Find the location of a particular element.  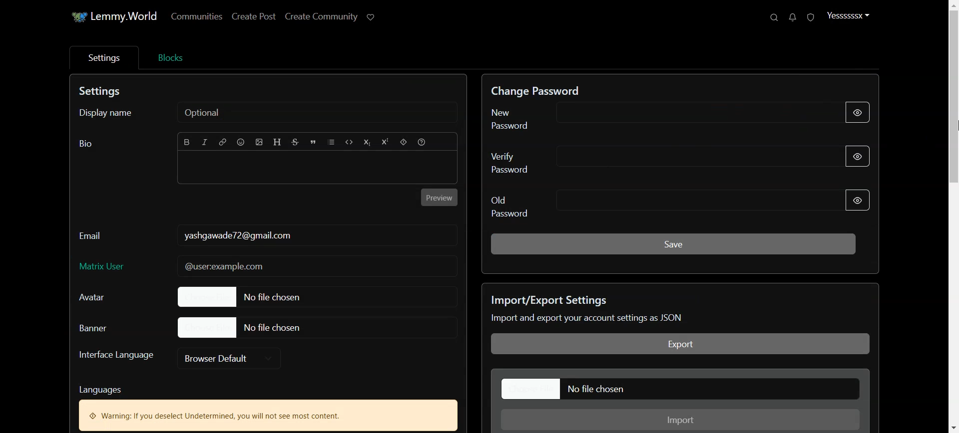

Emoji is located at coordinates (241, 142).